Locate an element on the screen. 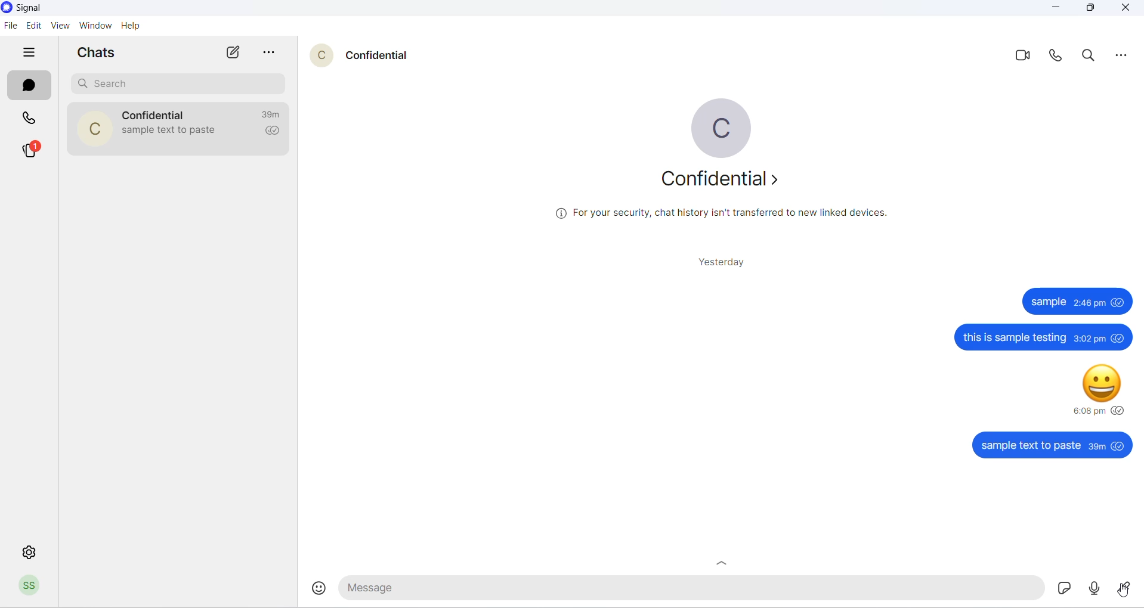 The width and height of the screenshot is (1144, 608). read recipient is located at coordinates (274, 132).